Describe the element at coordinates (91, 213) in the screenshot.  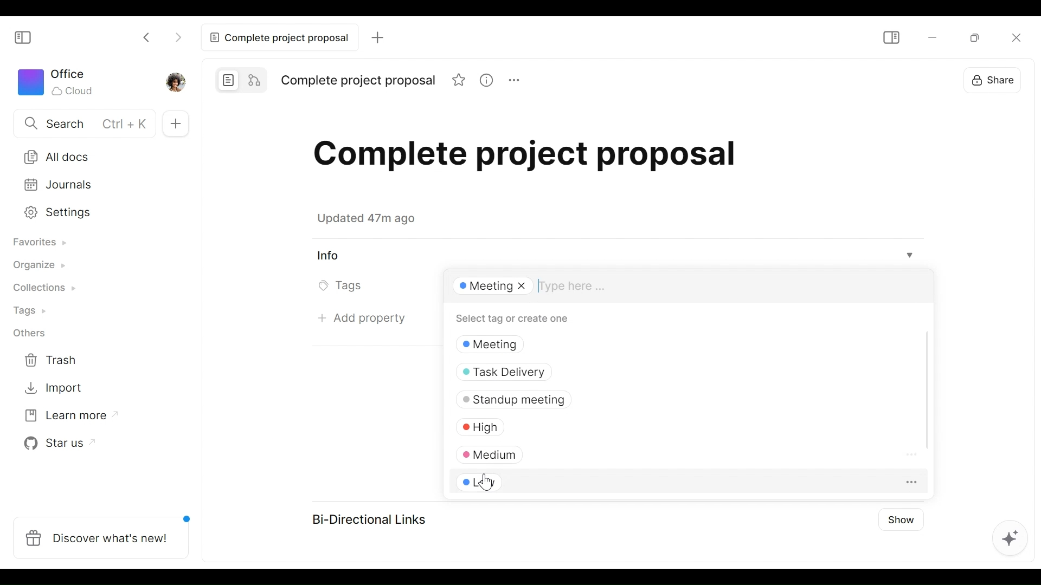
I see `Settings` at that location.